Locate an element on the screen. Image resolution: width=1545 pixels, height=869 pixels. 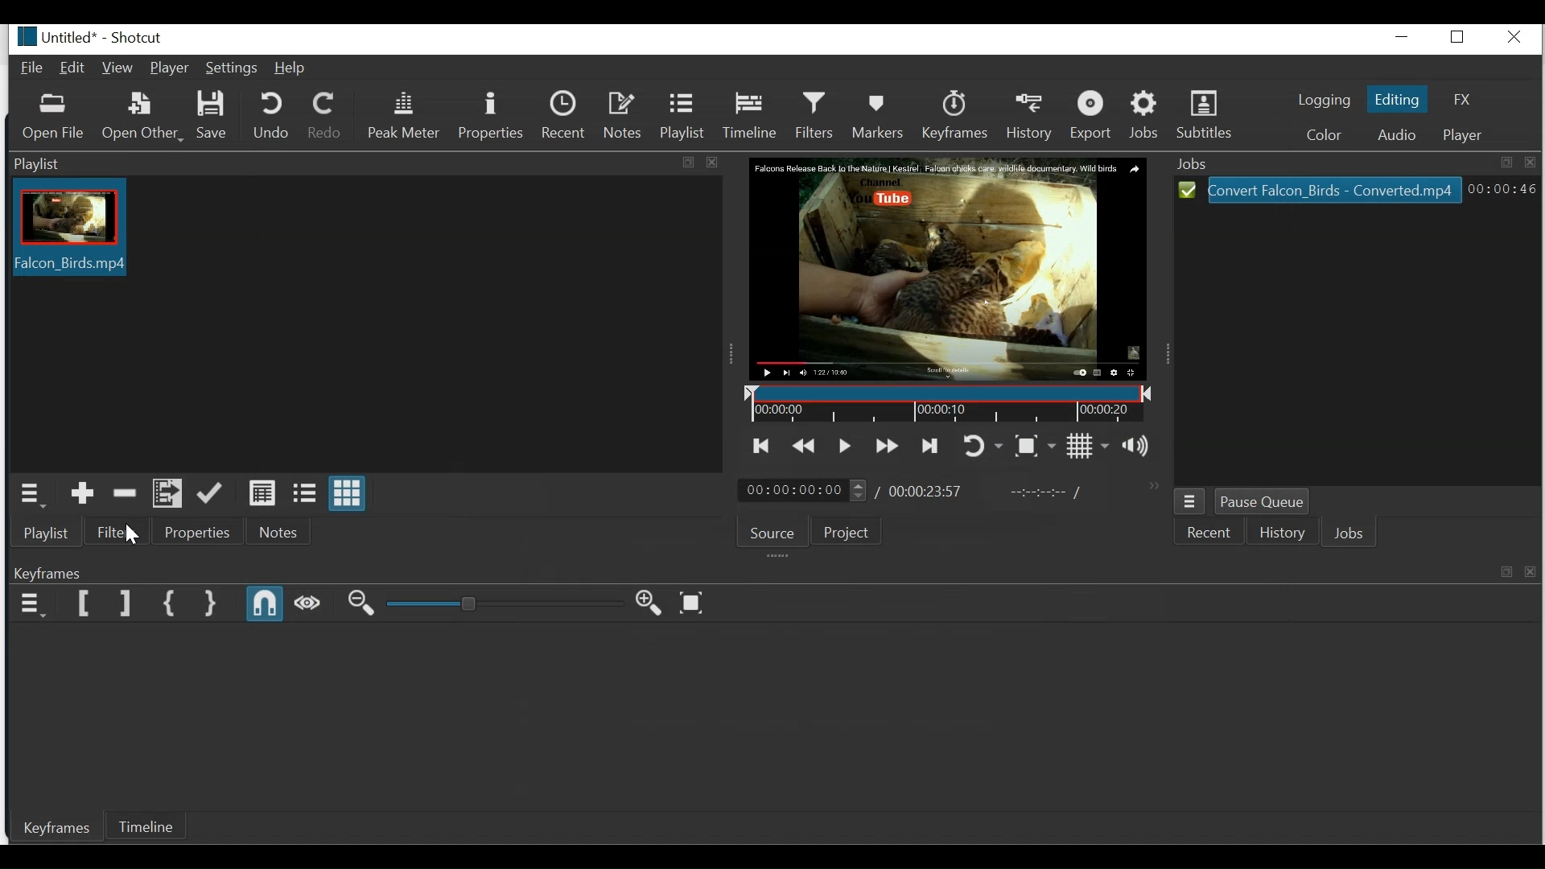
Timeline is located at coordinates (946, 403).